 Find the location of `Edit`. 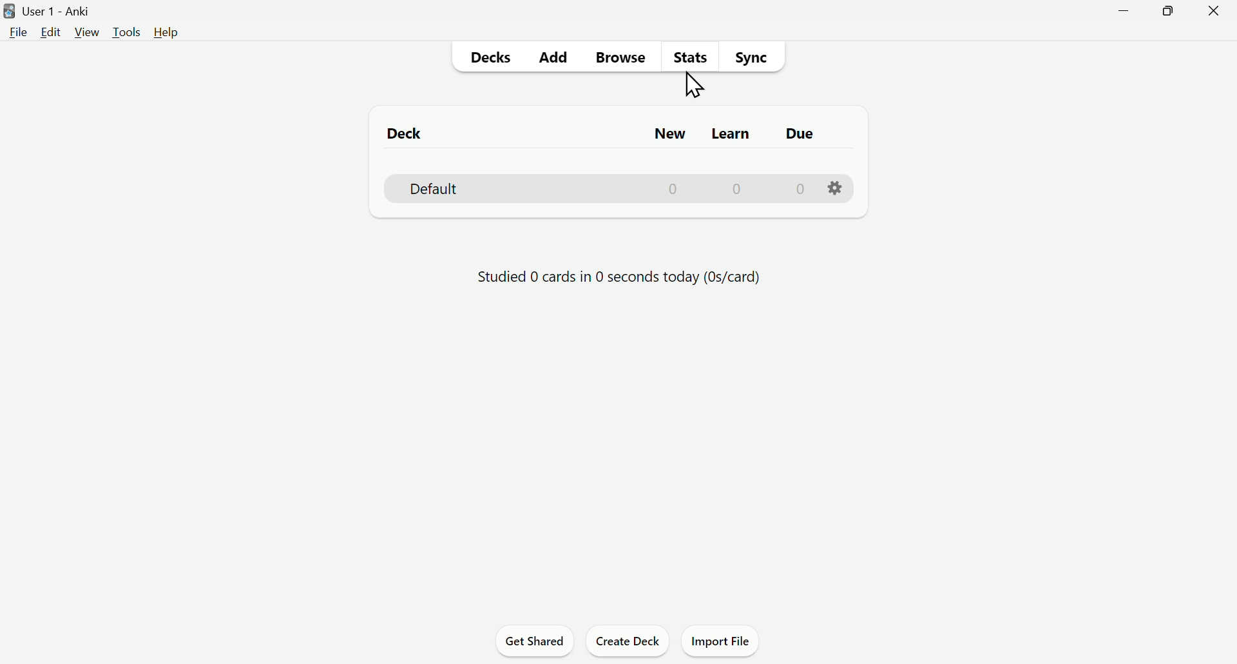

Edit is located at coordinates (50, 32).